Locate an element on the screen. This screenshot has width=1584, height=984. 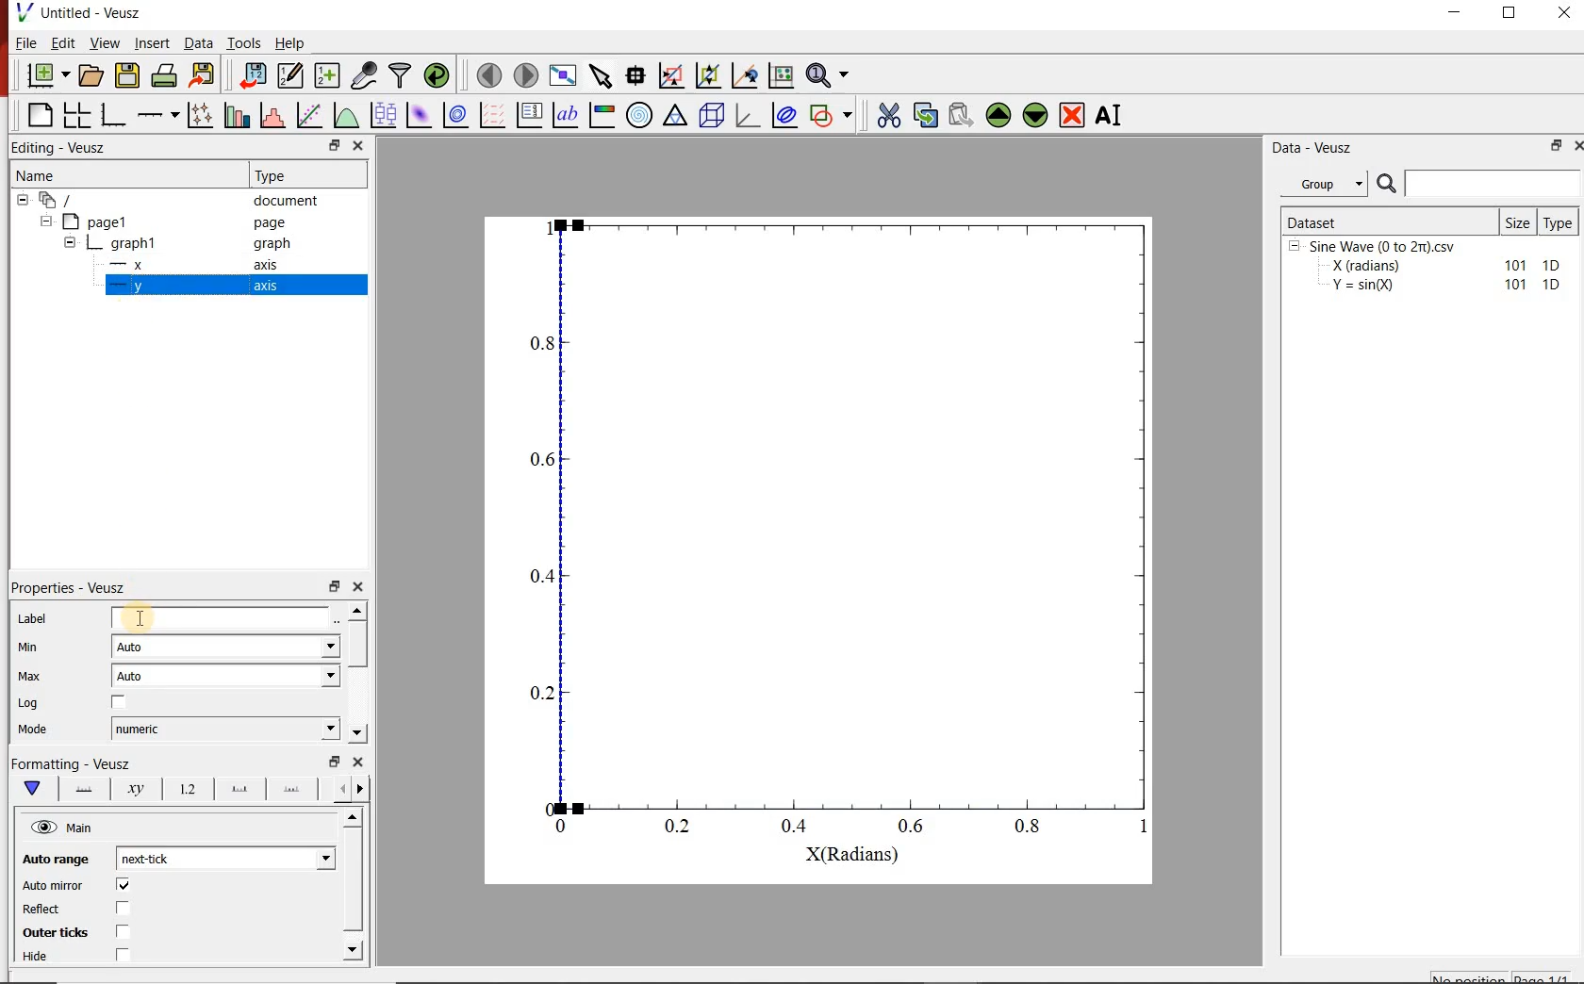
read data points is located at coordinates (635, 74).